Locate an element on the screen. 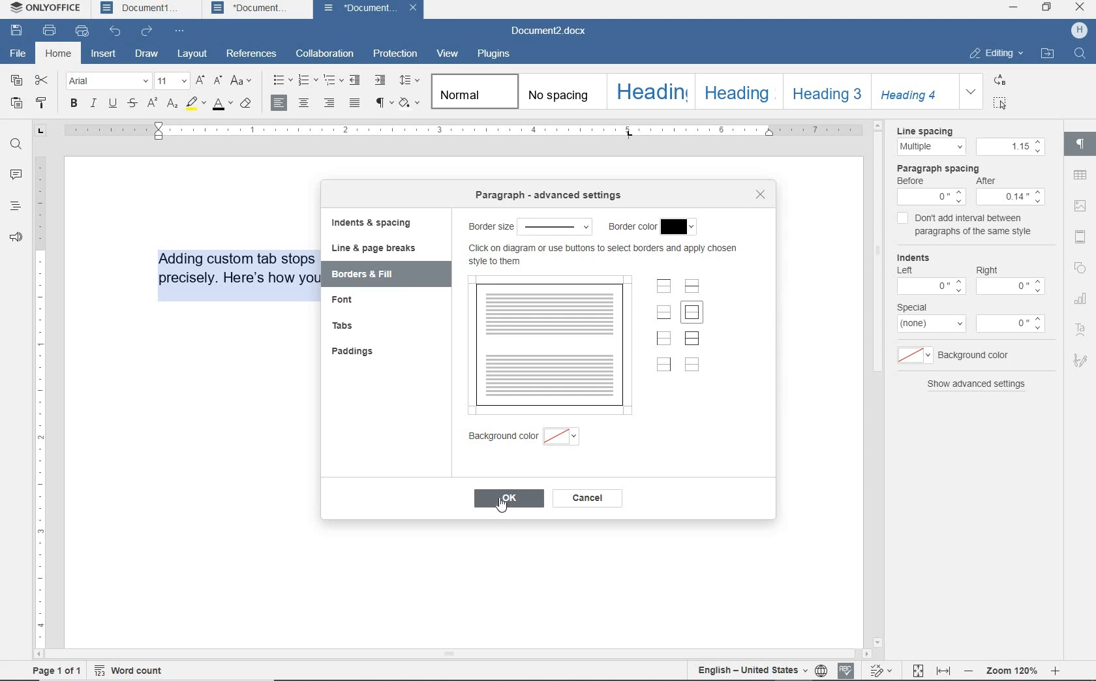 The width and height of the screenshot is (1096, 681). print is located at coordinates (50, 31).